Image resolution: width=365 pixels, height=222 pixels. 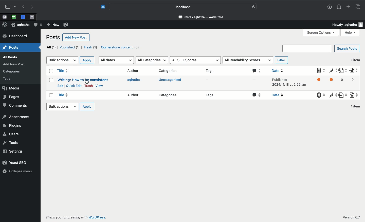 I want to click on pages, so click(x=11, y=97).